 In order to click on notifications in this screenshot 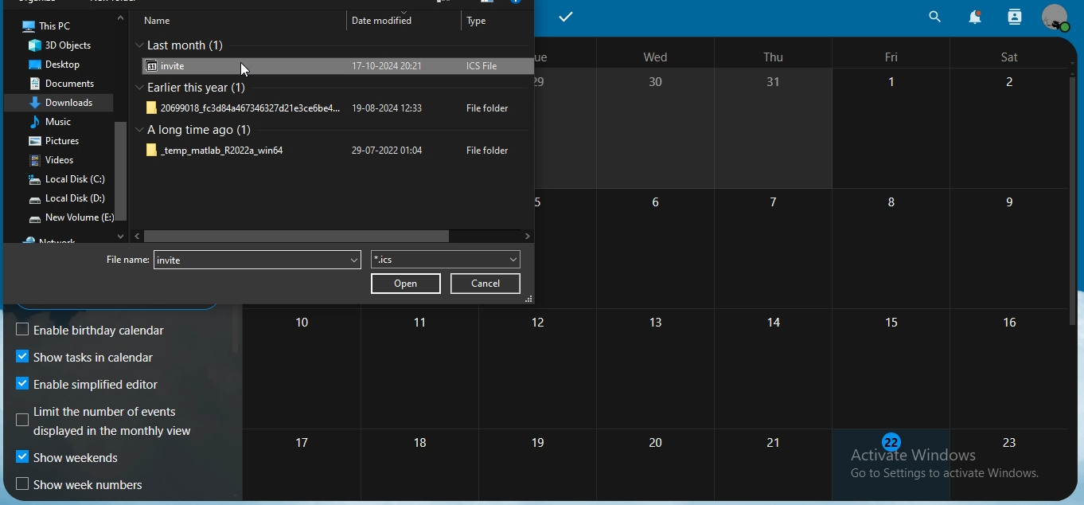, I will do `click(973, 17)`.